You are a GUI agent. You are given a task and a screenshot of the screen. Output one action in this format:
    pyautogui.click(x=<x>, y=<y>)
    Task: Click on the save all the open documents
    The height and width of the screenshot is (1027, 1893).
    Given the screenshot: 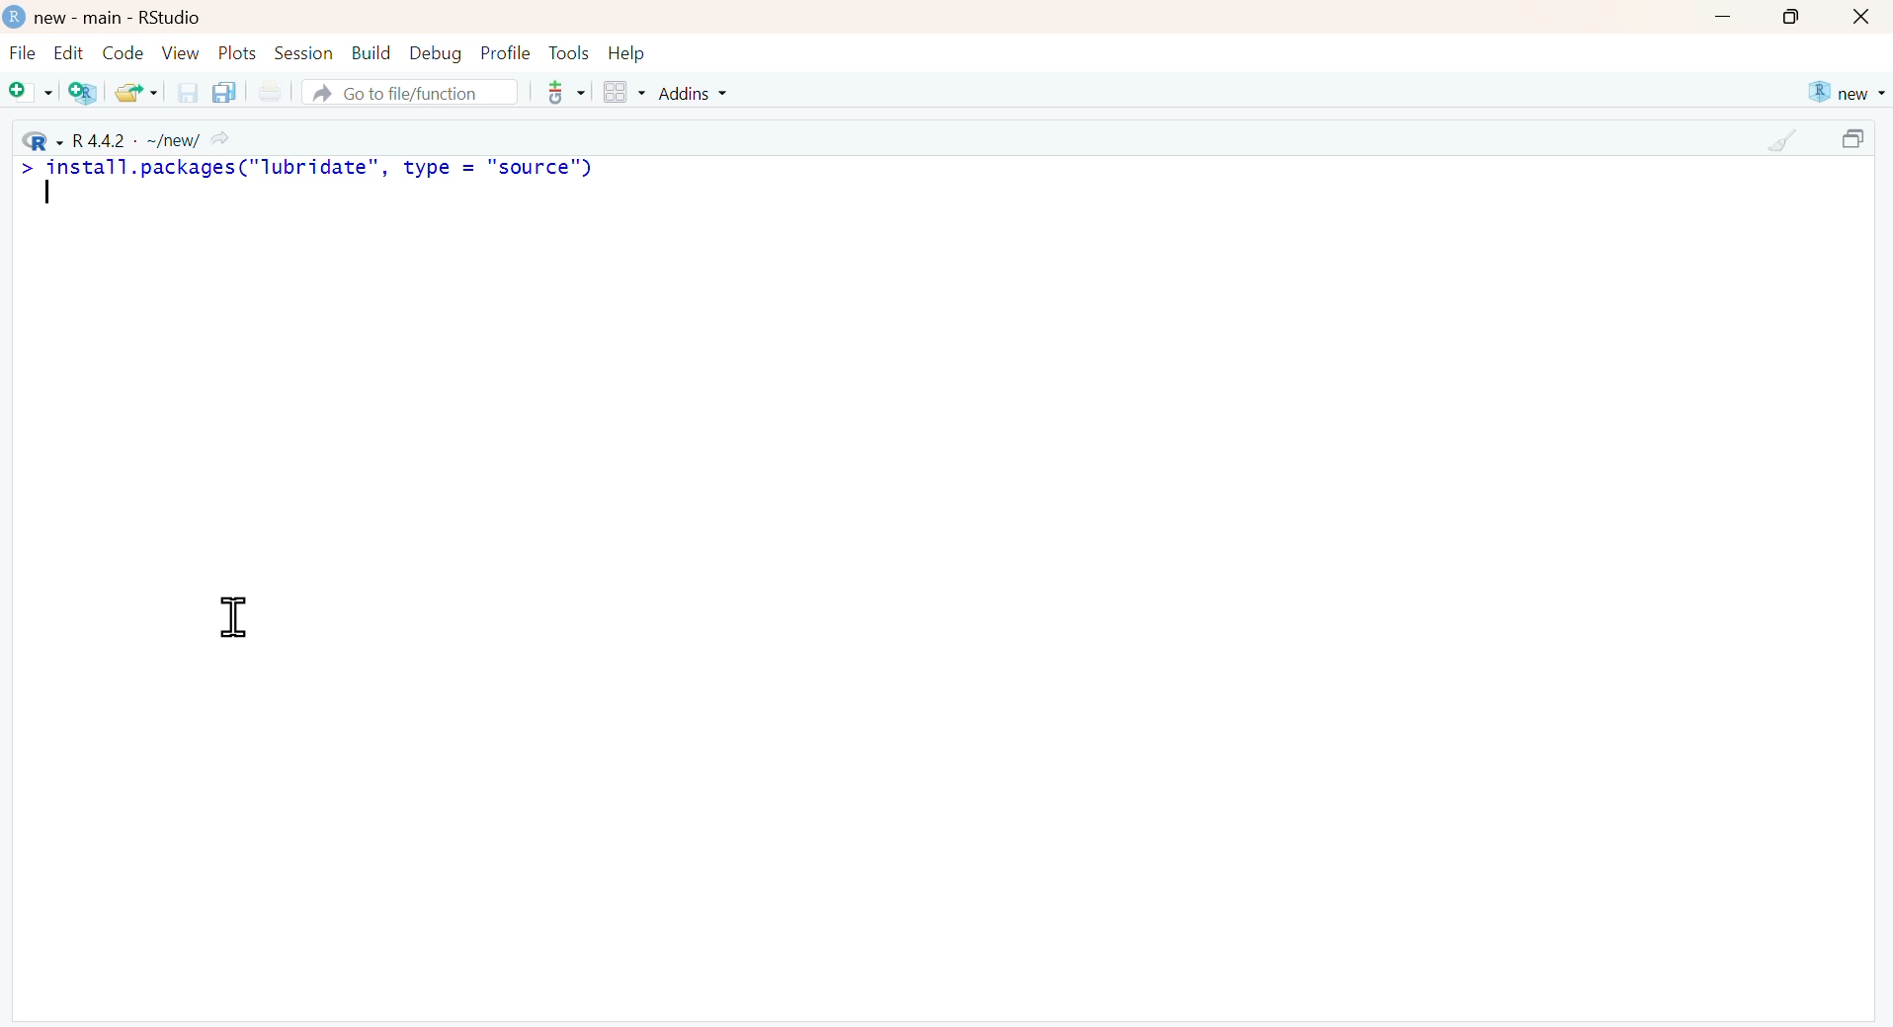 What is the action you would take?
    pyautogui.click(x=223, y=91)
    